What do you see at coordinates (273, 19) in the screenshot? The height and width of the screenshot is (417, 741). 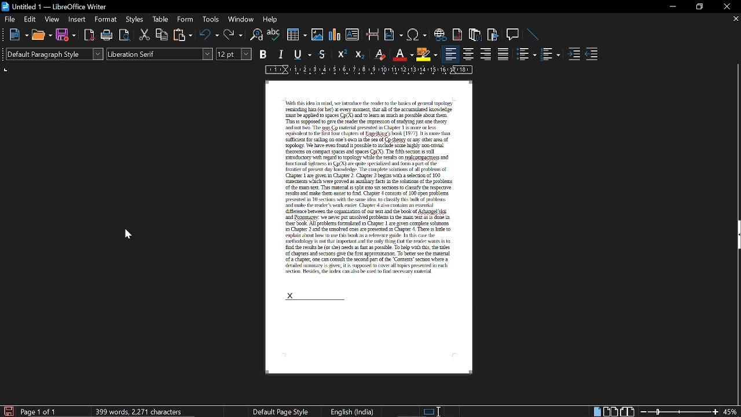 I see `help` at bounding box center [273, 19].